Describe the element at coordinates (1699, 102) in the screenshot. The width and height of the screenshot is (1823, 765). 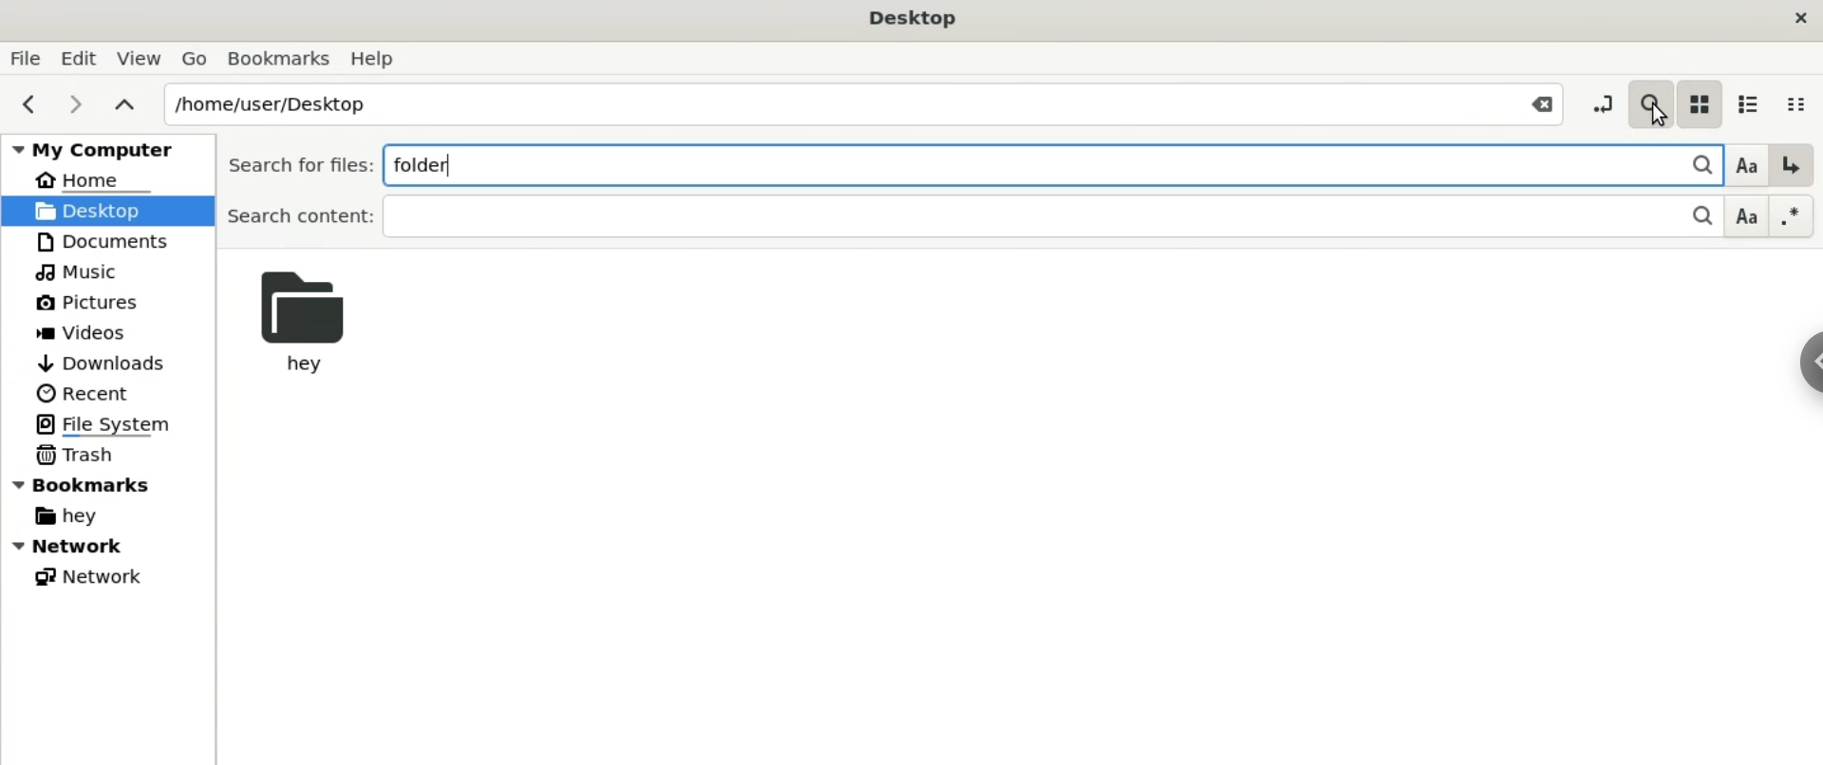
I see `icon view` at that location.